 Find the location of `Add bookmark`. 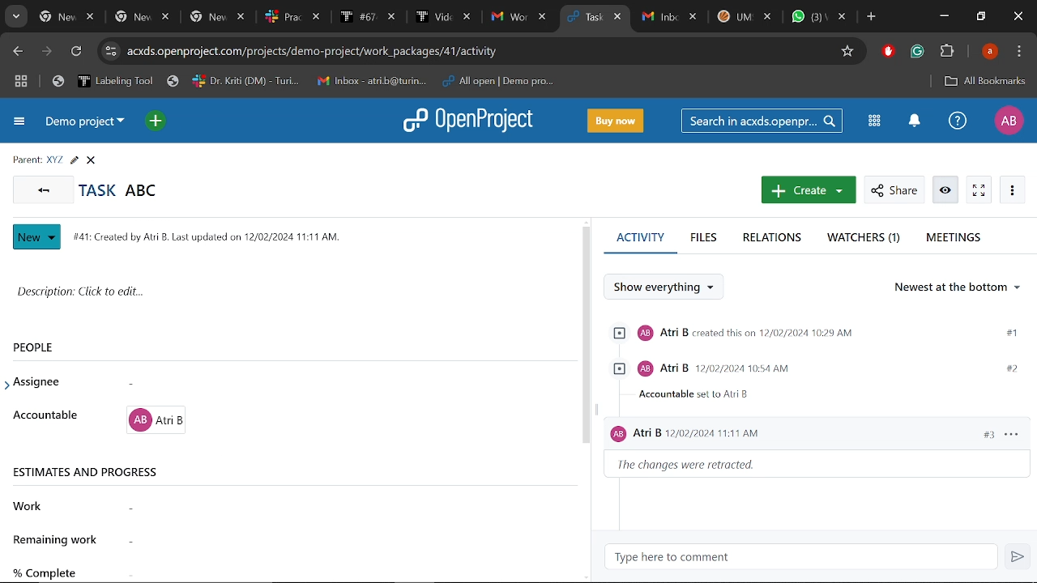

Add bookmark is located at coordinates (850, 52).